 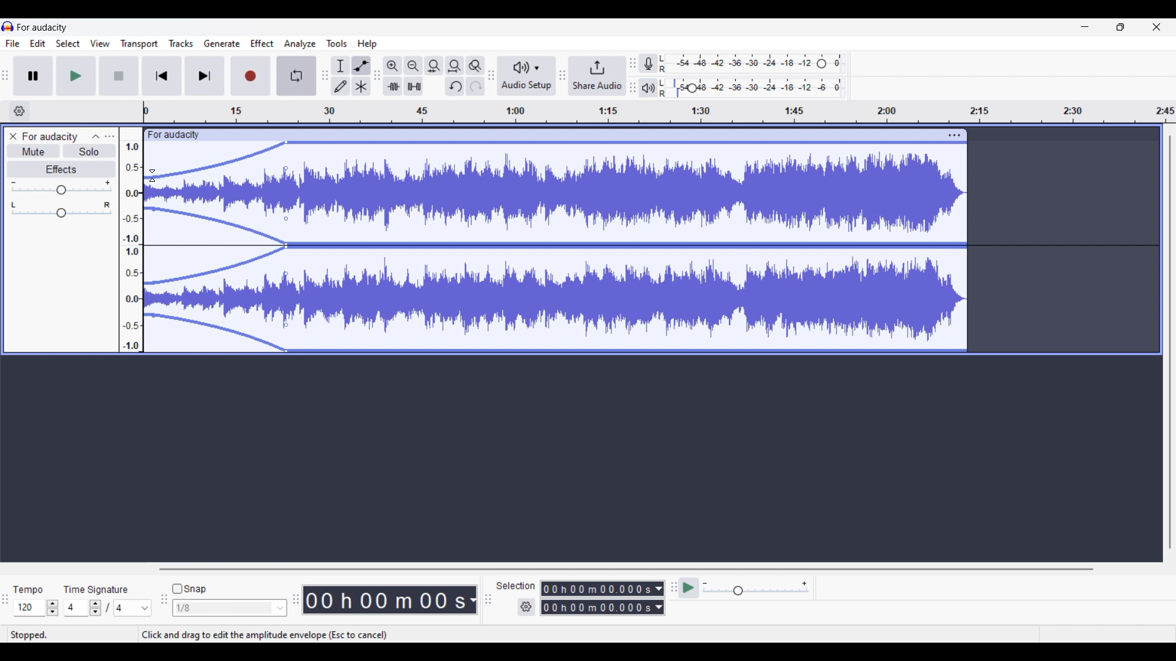 What do you see at coordinates (61, 210) in the screenshot?
I see `Pan slider` at bounding box center [61, 210].